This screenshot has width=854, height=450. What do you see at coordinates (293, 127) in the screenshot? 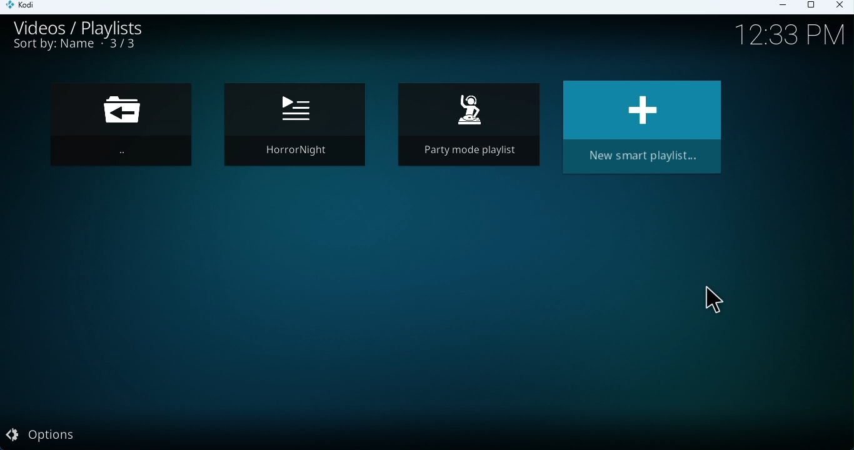
I see `Party mode playlist` at bounding box center [293, 127].